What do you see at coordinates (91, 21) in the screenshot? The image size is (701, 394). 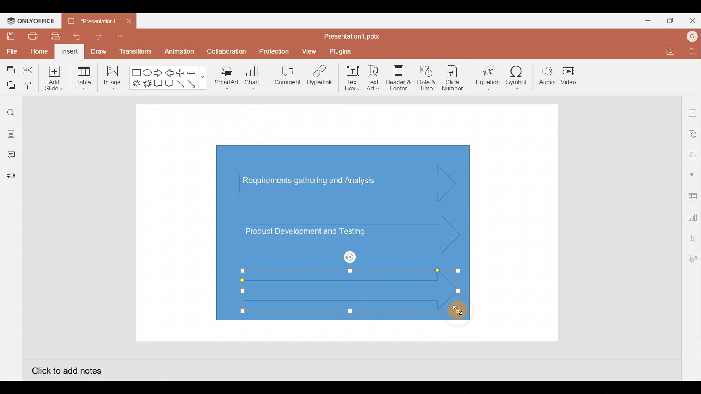 I see `Presentation1.` at bounding box center [91, 21].